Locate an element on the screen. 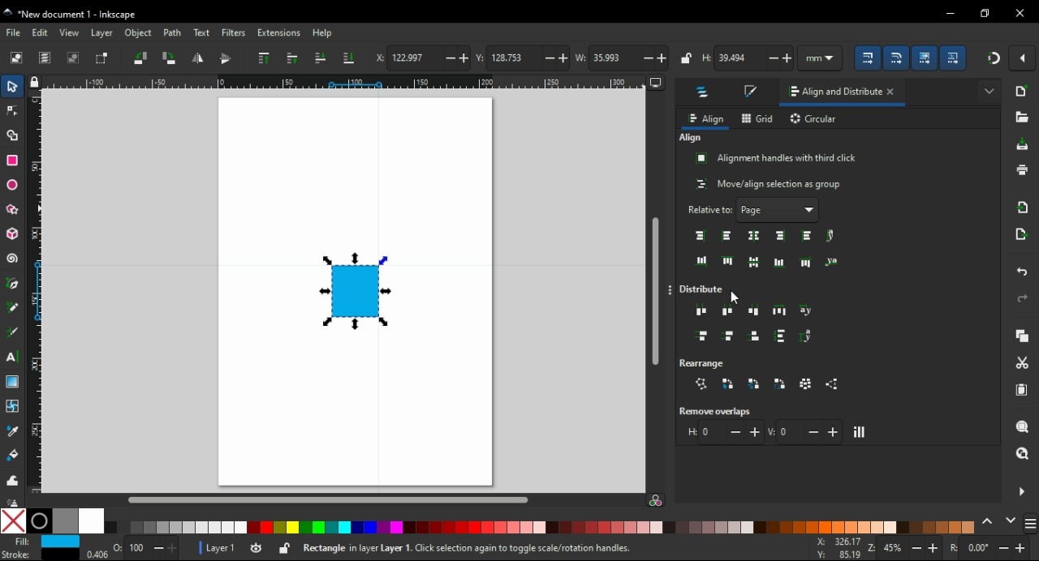 The width and height of the screenshot is (1039, 561). selected object unlocked is located at coordinates (285, 548).